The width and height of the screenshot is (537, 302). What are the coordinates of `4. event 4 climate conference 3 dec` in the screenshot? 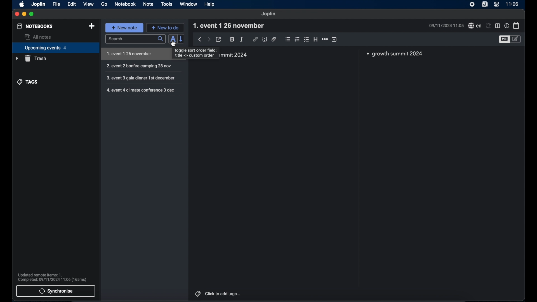 It's located at (142, 91).